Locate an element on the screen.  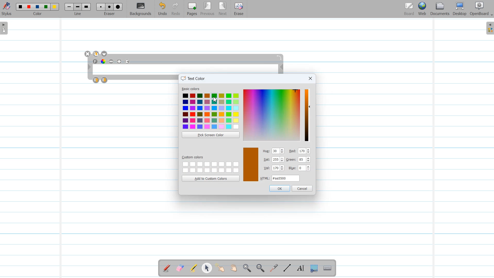
cursor is located at coordinates (215, 99).